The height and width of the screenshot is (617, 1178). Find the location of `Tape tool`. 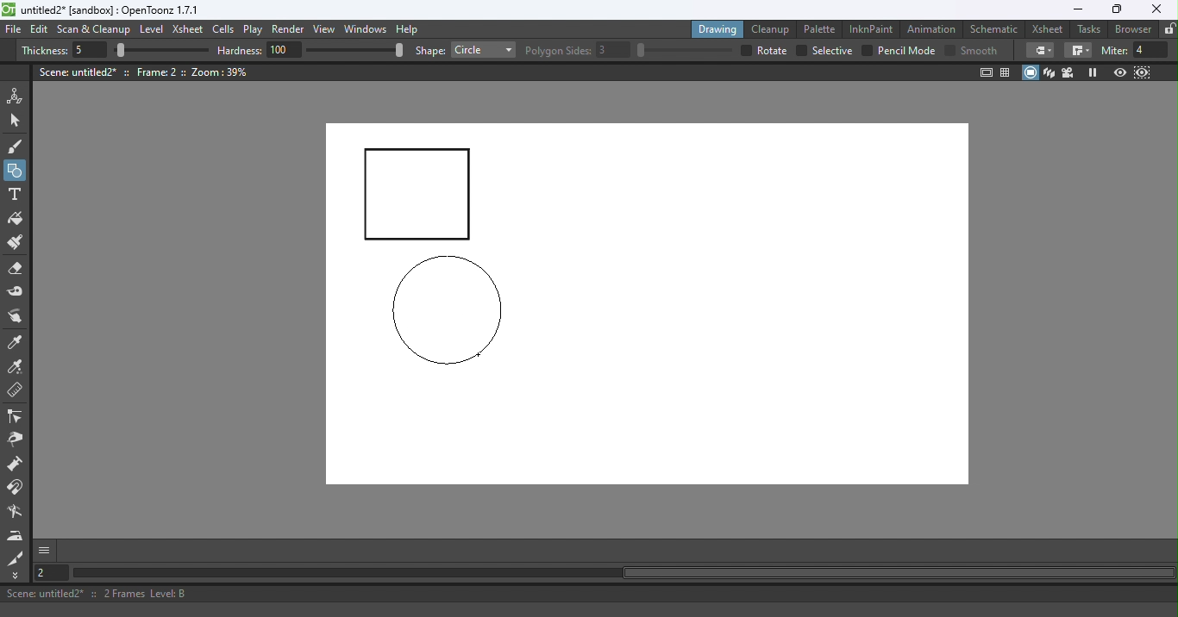

Tape tool is located at coordinates (18, 293).